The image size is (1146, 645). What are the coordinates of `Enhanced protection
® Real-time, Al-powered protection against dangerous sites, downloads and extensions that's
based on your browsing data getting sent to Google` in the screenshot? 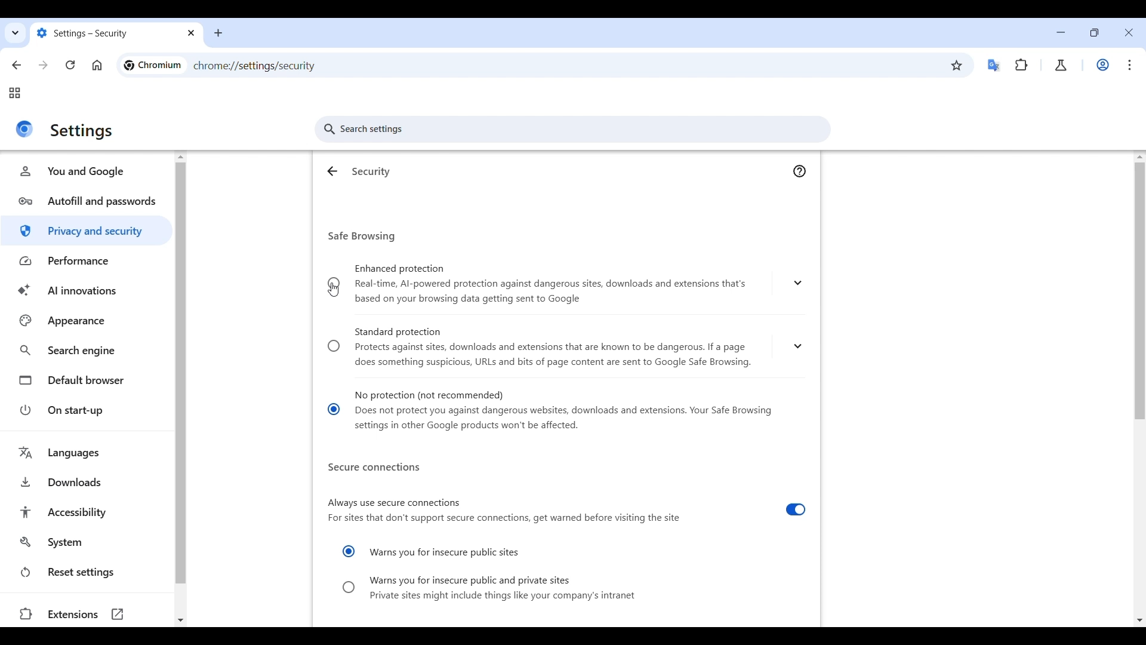 It's located at (538, 285).